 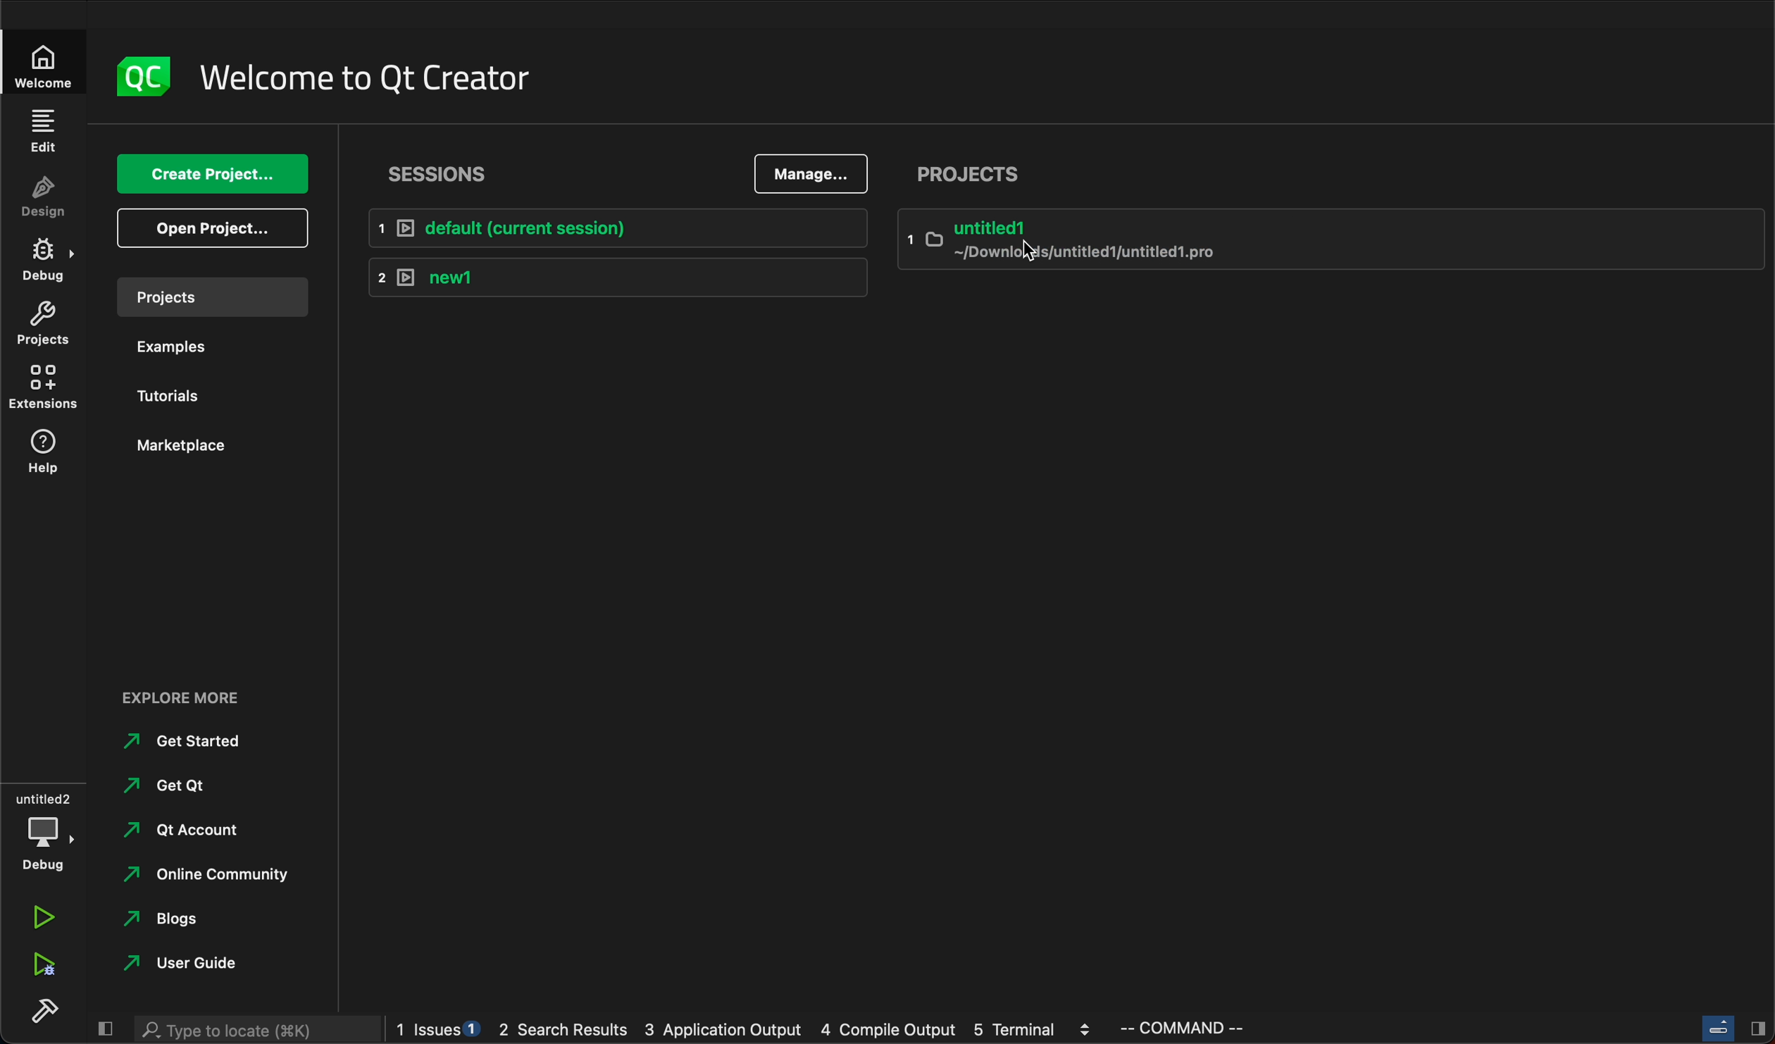 What do you see at coordinates (387, 77) in the screenshot?
I see `welcome to qt` at bounding box center [387, 77].